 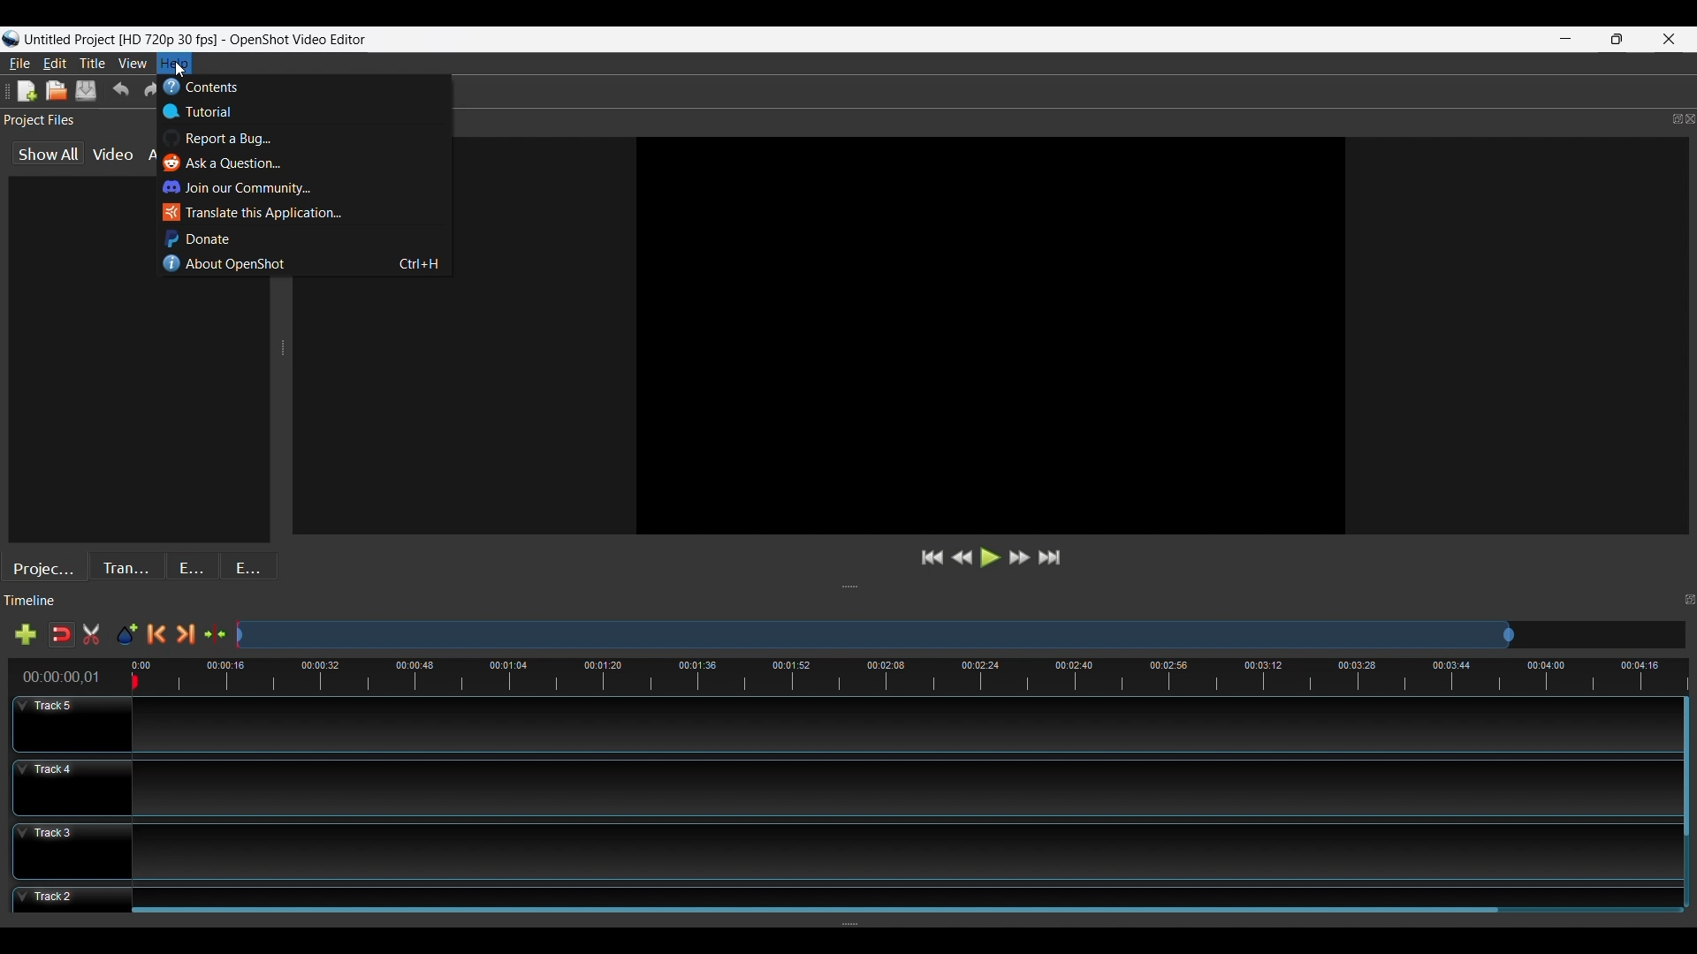 I want to click on Emojis, so click(x=251, y=565).